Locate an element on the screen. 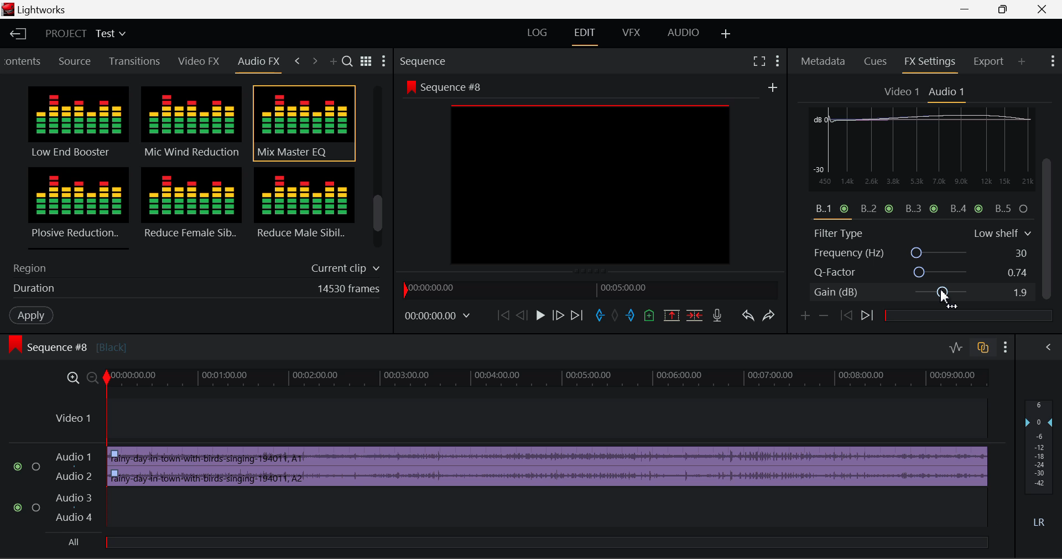 This screenshot has width=1062, height=559. AUDIO Layout is located at coordinates (683, 34).